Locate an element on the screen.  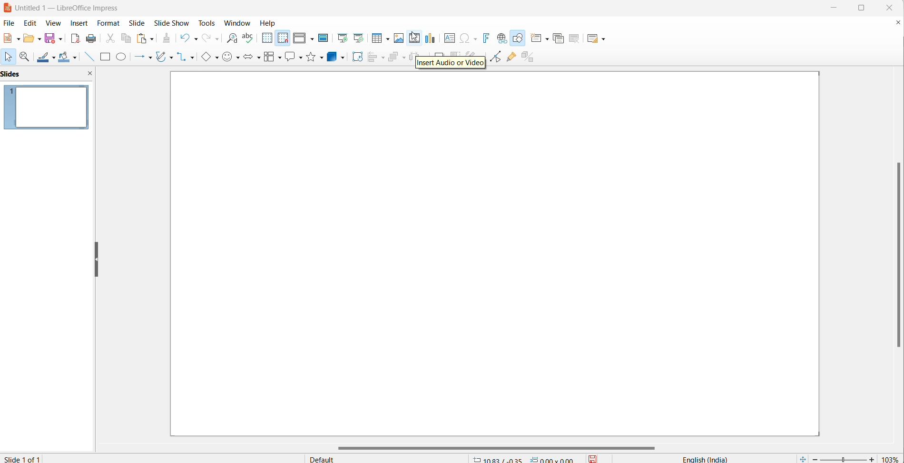
new file options is located at coordinates (19, 38).